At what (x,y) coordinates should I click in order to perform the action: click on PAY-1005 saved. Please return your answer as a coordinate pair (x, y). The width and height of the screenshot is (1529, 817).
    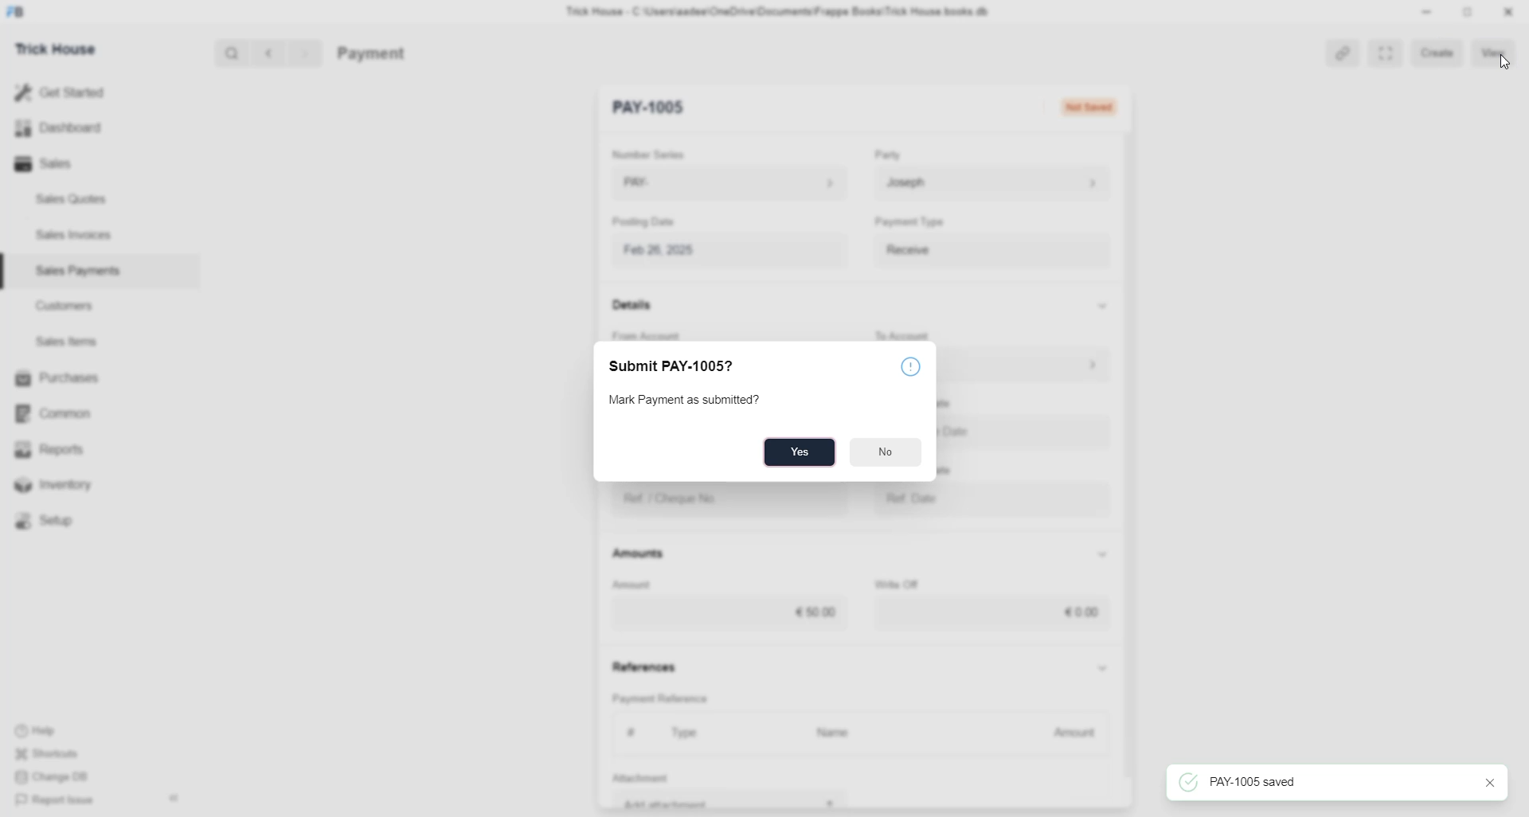
    Looking at the image, I should click on (1239, 782).